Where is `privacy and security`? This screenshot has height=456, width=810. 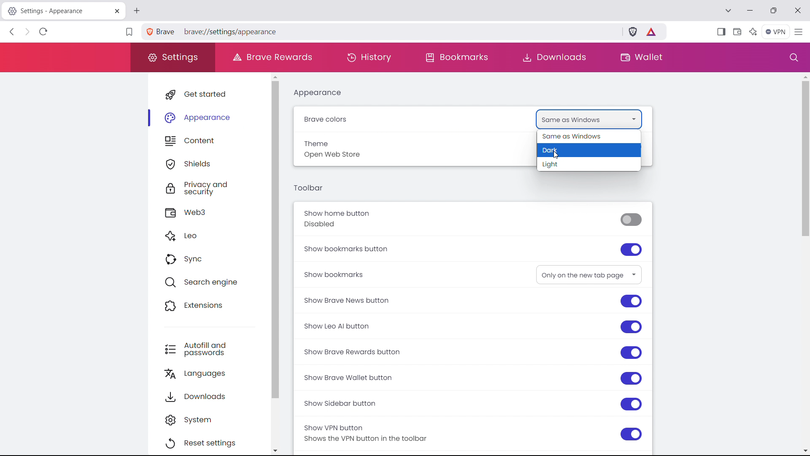
privacy and security is located at coordinates (216, 187).